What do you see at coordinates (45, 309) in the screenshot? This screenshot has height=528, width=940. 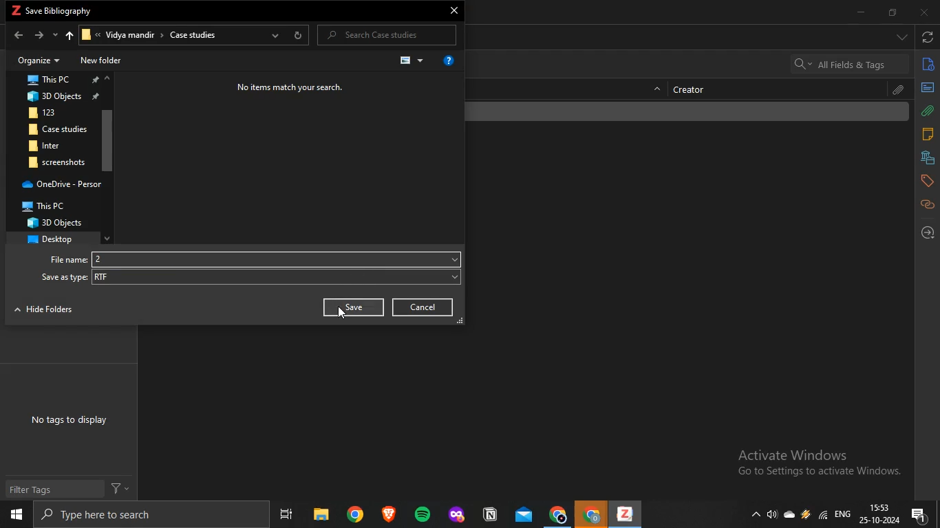 I see `NTT` at bounding box center [45, 309].